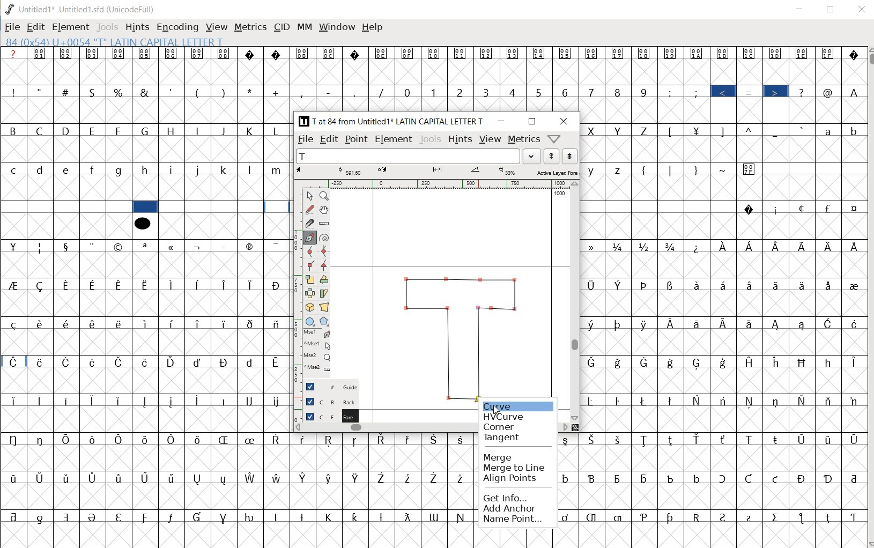 This screenshot has width=874, height=548. Describe the element at coordinates (68, 285) in the screenshot. I see `Symbol` at that location.